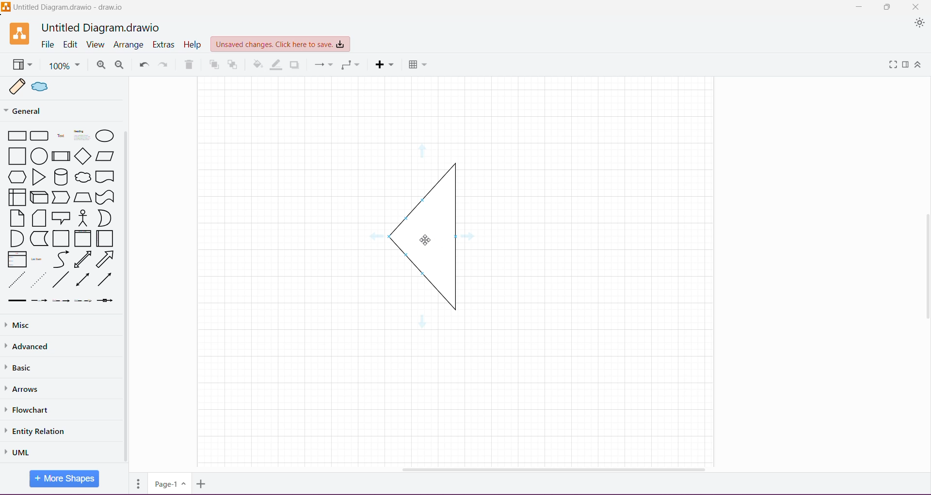 The width and height of the screenshot is (931, 495). What do you see at coordinates (351, 65) in the screenshot?
I see `Waypoints` at bounding box center [351, 65].